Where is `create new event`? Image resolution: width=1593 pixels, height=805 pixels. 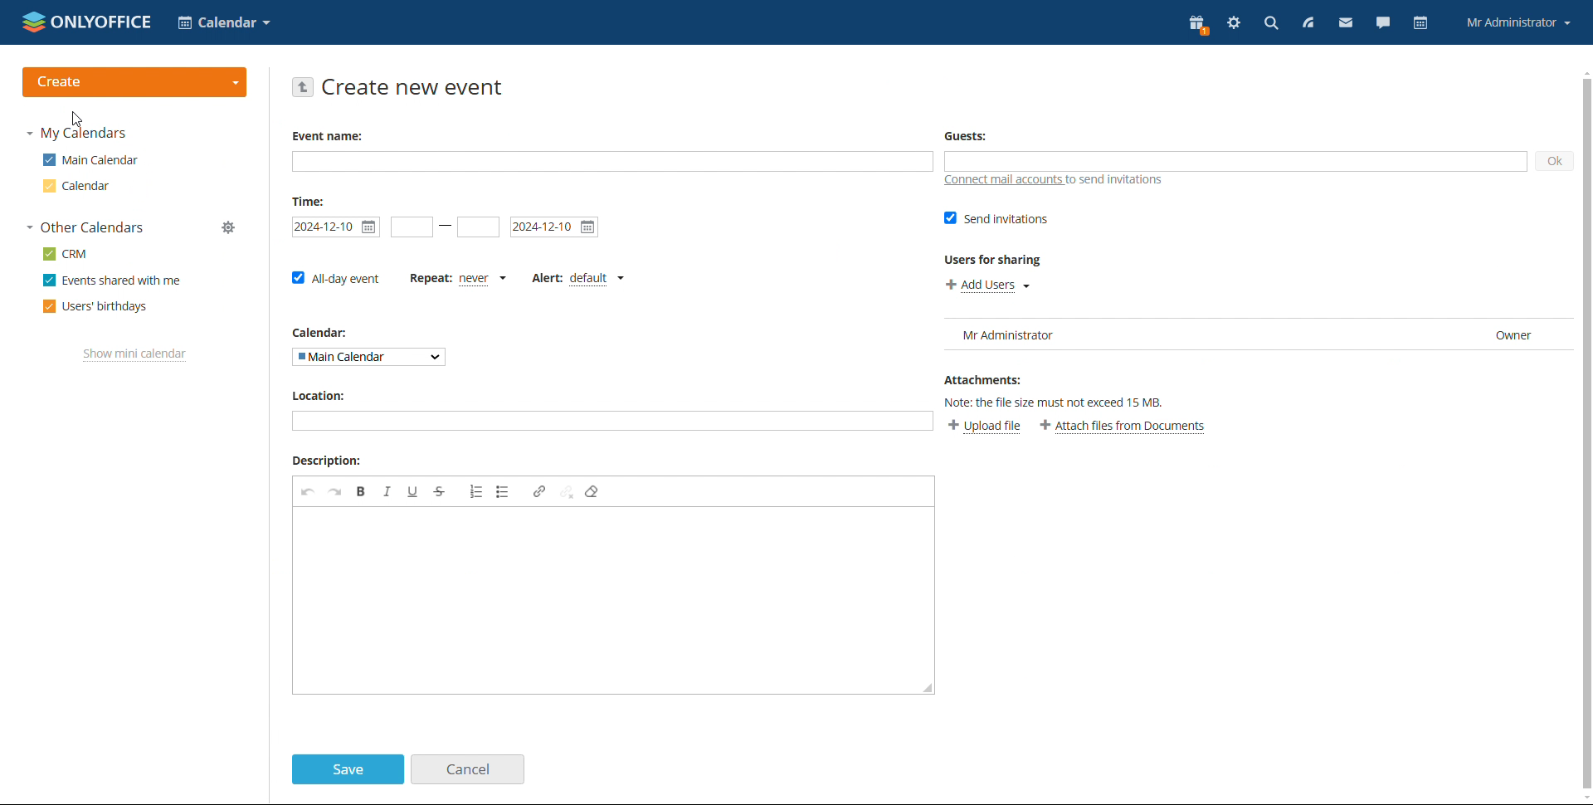
create new event is located at coordinates (416, 88).